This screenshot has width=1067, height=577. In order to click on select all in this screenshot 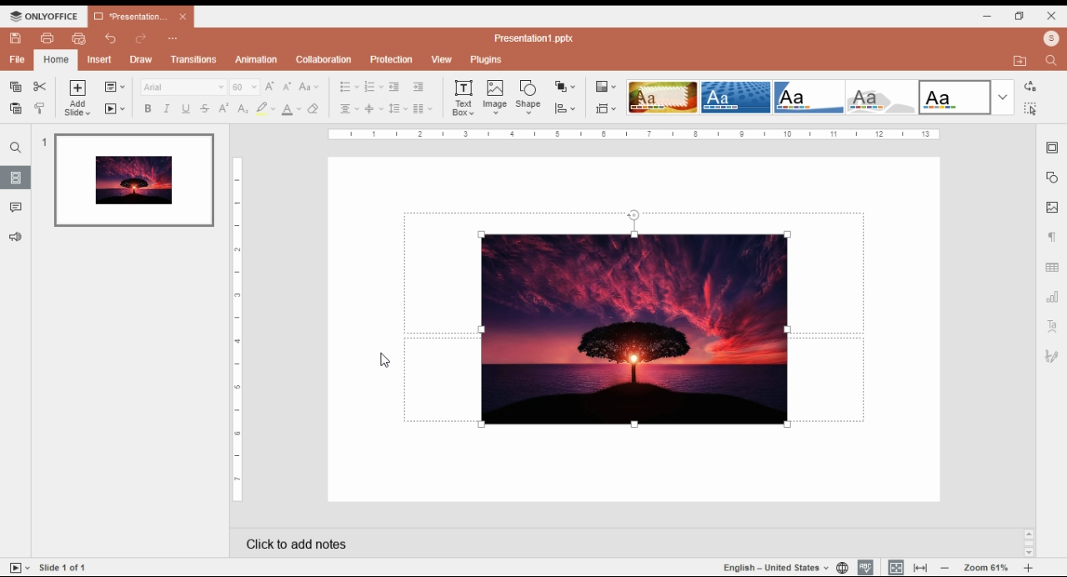, I will do `click(1029, 108)`.